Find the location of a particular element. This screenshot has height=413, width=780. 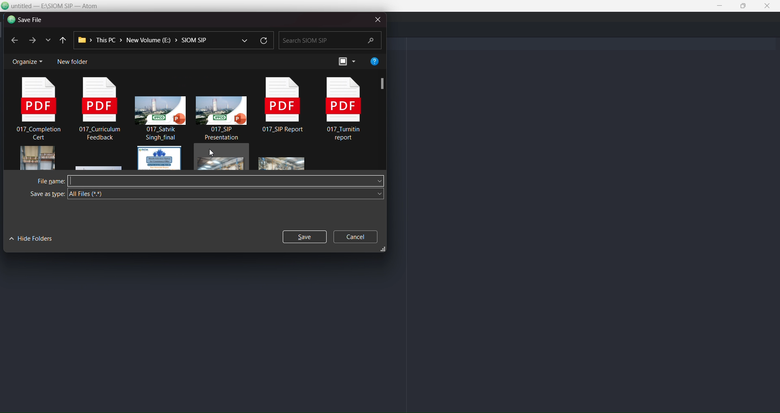

search is located at coordinates (331, 41).